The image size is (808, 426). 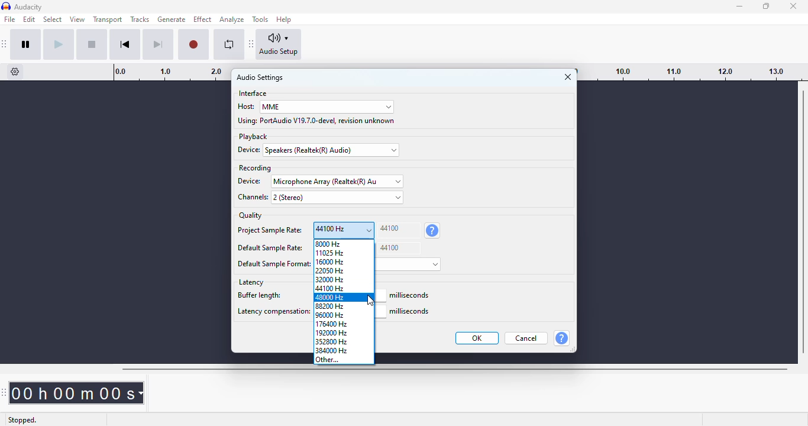 I want to click on 32000 Hz, so click(x=343, y=279).